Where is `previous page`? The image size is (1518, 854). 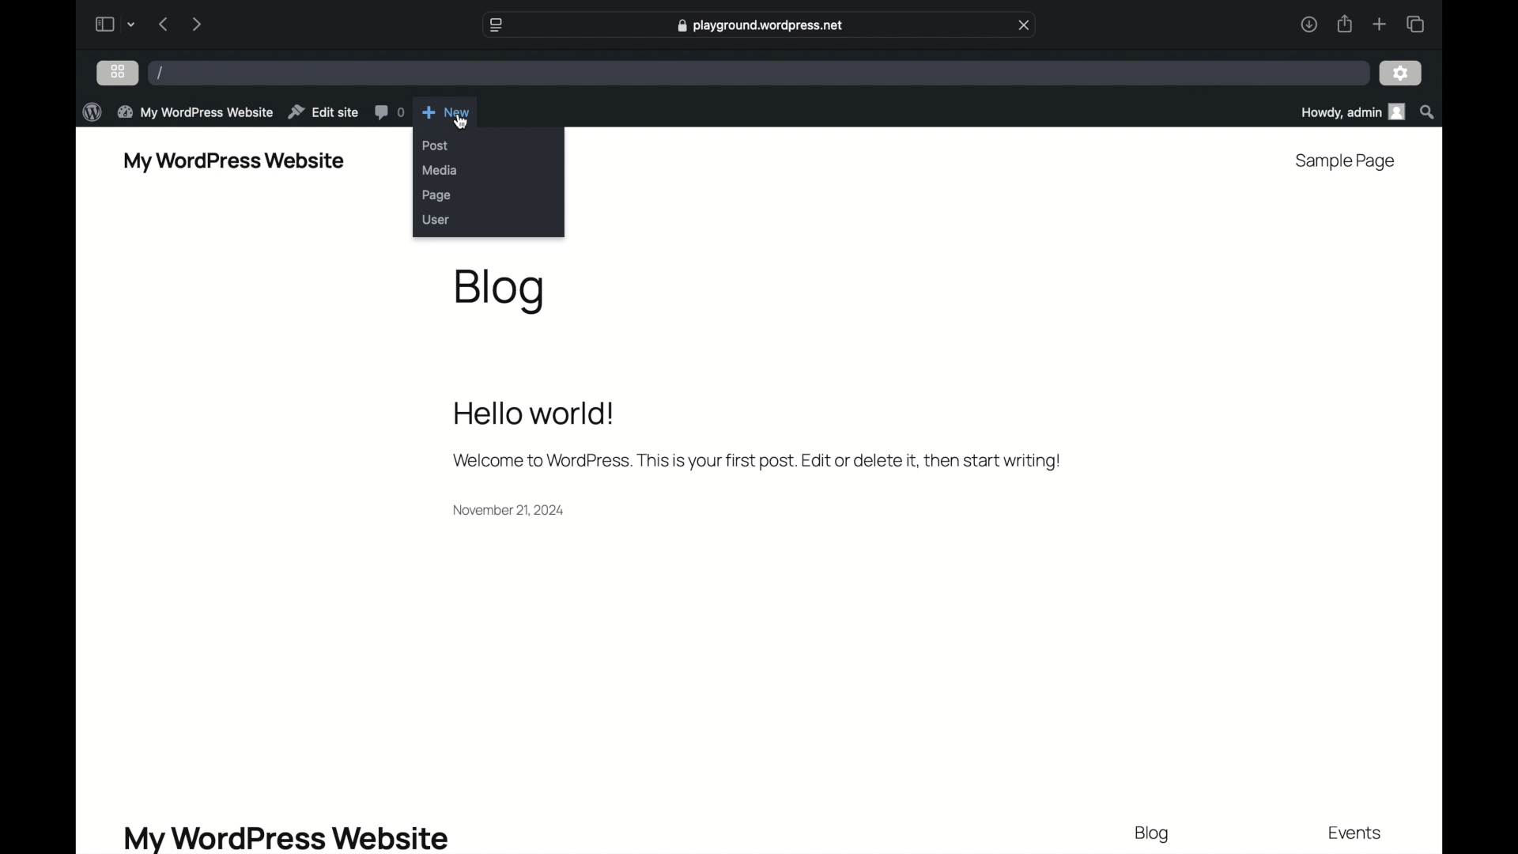 previous page is located at coordinates (164, 24).